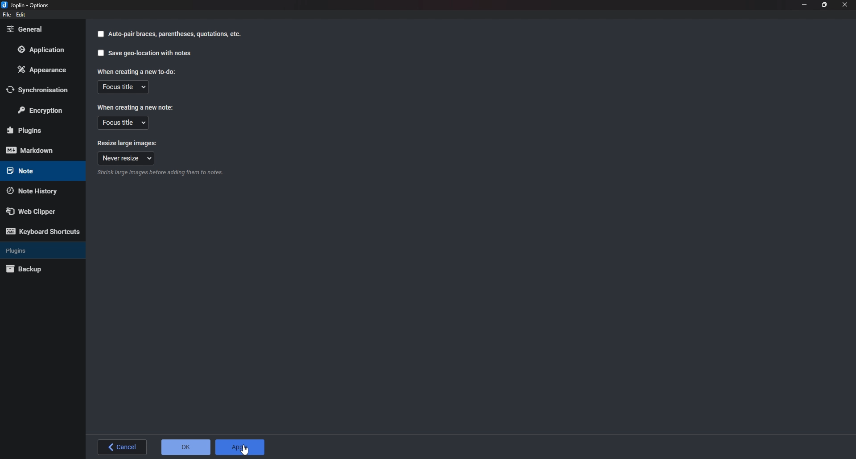 The image size is (856, 459). Describe the element at coordinates (41, 90) in the screenshot. I see `Synchronization` at that location.